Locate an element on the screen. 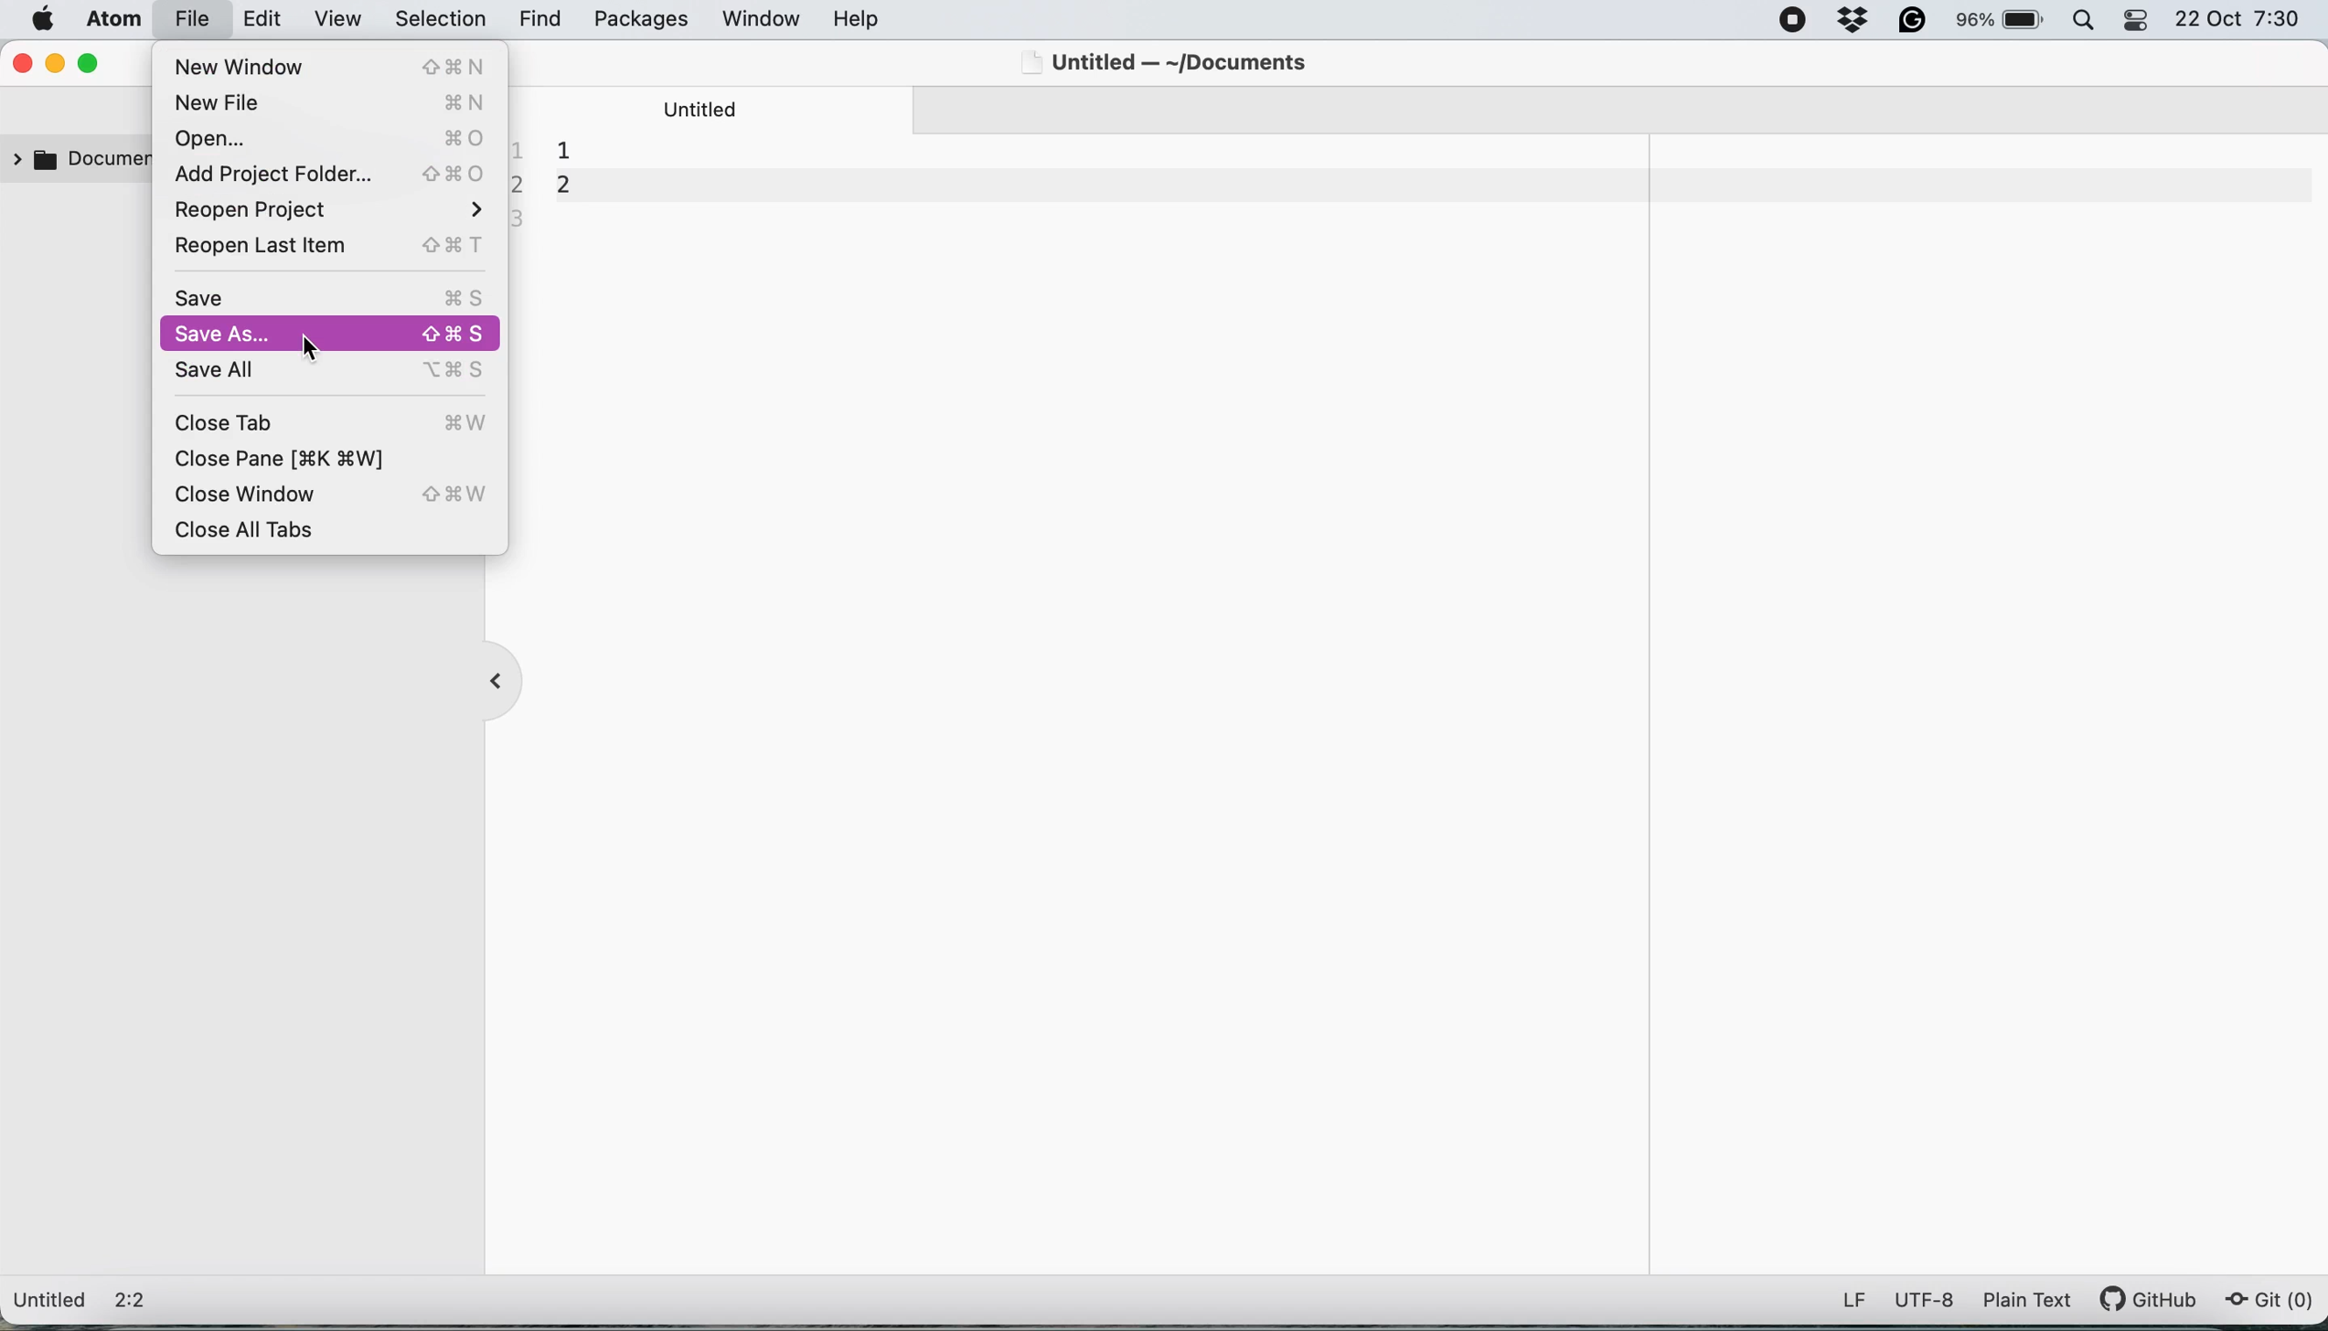 The width and height of the screenshot is (2328, 1331). Save All is located at coordinates (333, 371).